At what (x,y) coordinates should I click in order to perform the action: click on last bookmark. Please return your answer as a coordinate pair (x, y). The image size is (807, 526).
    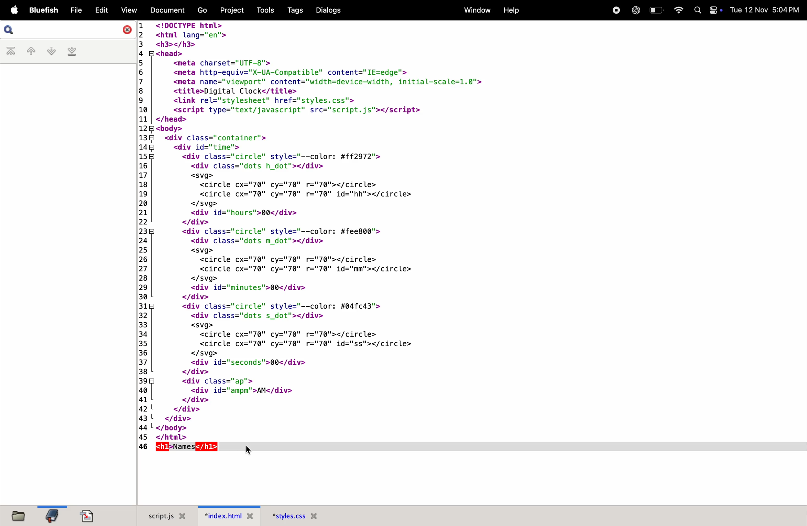
    Looking at the image, I should click on (72, 51).